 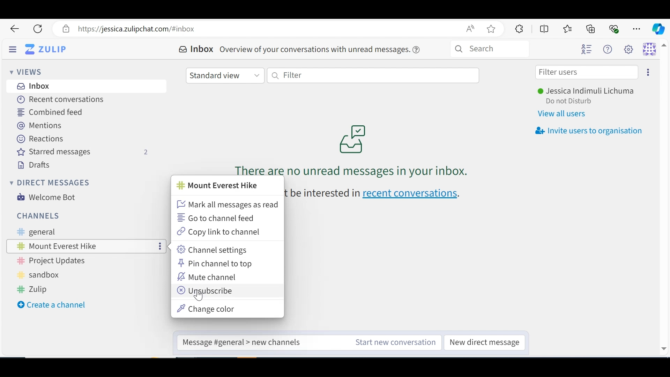 I want to click on Username, so click(x=589, y=91).